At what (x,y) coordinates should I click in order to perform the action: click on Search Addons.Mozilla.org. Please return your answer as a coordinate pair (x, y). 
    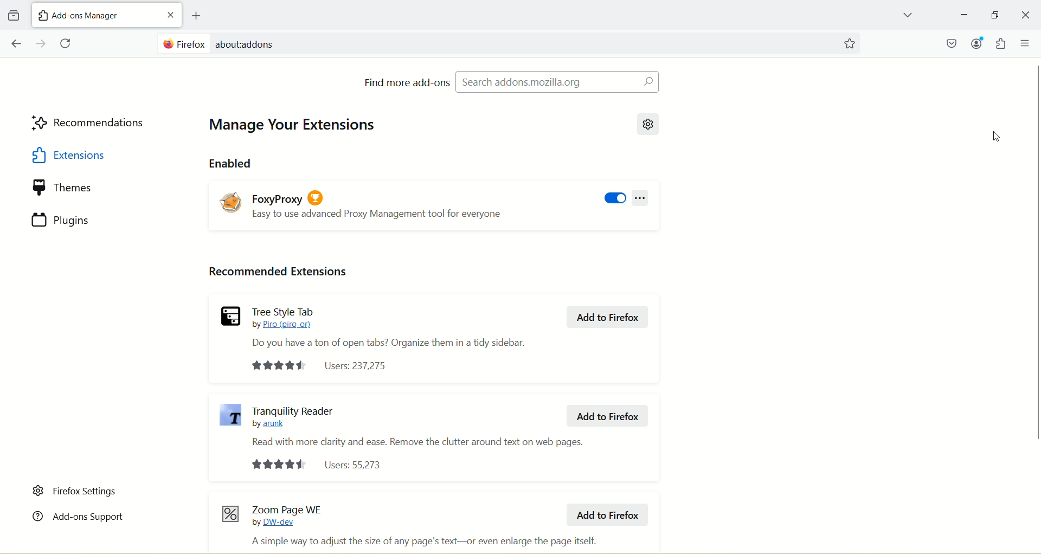
    Looking at the image, I should click on (557, 81).